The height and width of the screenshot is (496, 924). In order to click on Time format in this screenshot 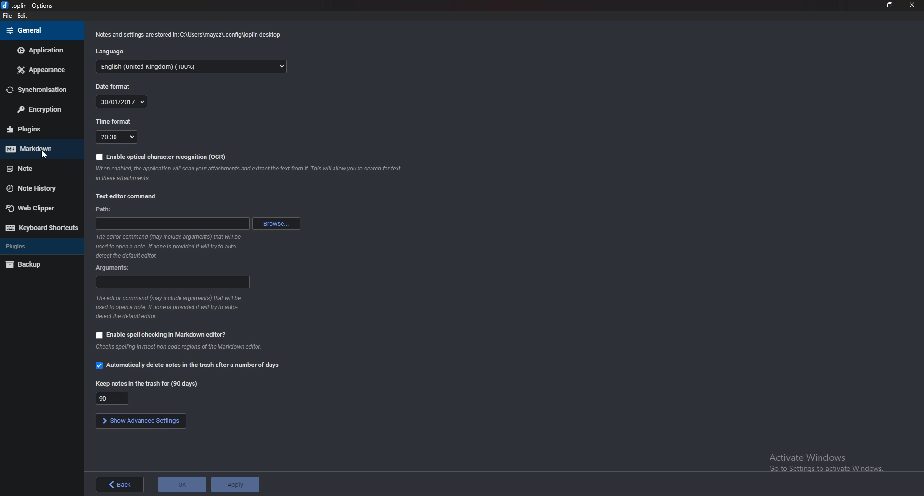, I will do `click(118, 121)`.